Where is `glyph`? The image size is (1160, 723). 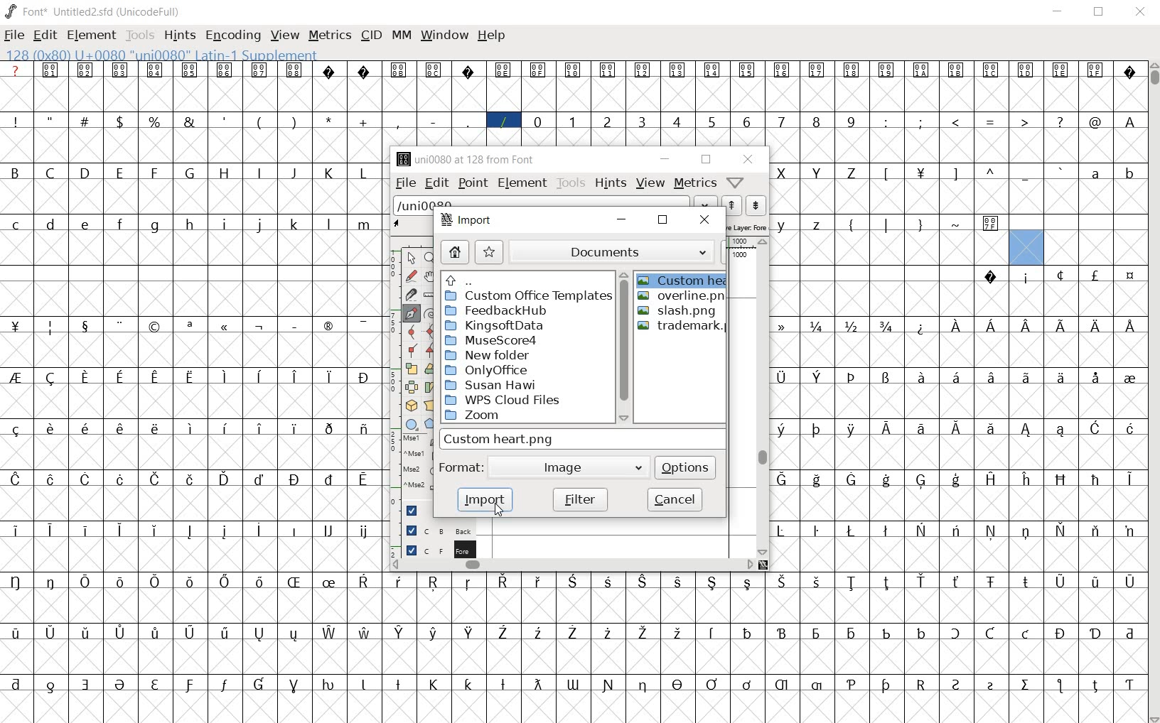 glyph is located at coordinates (537, 684).